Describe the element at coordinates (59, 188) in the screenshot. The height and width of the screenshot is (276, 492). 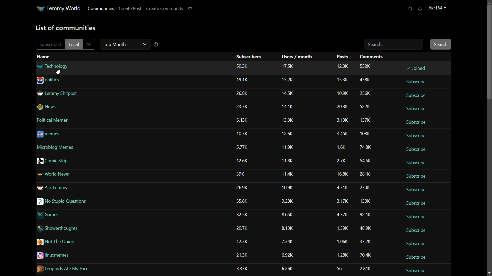
I see `communities name` at that location.